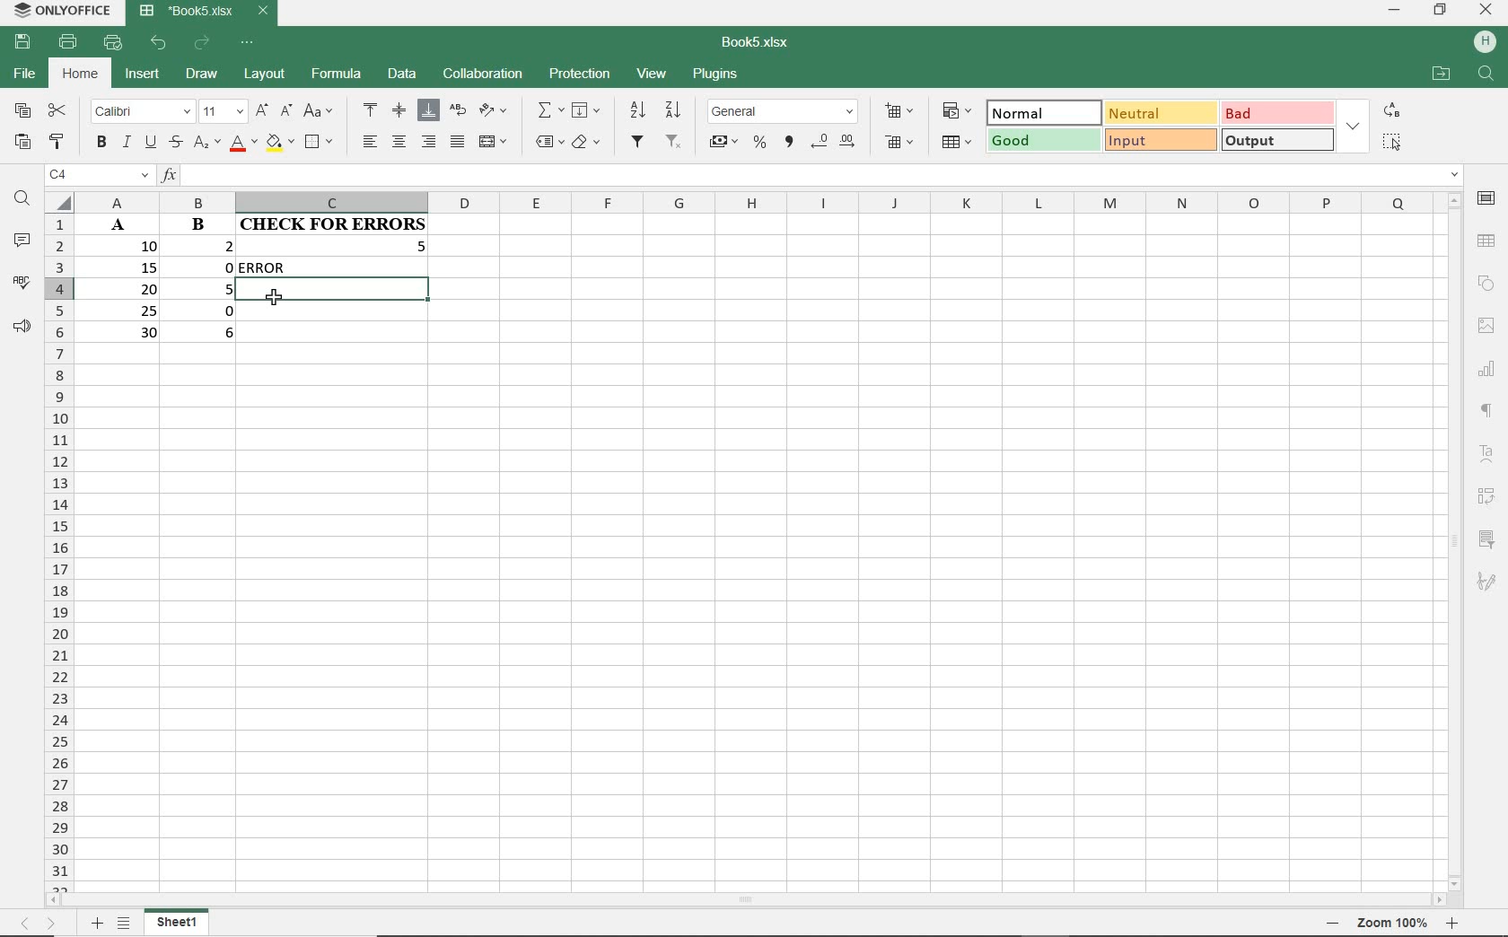 The width and height of the screenshot is (1508, 937). What do you see at coordinates (1045, 112) in the screenshot?
I see `NORMAL` at bounding box center [1045, 112].